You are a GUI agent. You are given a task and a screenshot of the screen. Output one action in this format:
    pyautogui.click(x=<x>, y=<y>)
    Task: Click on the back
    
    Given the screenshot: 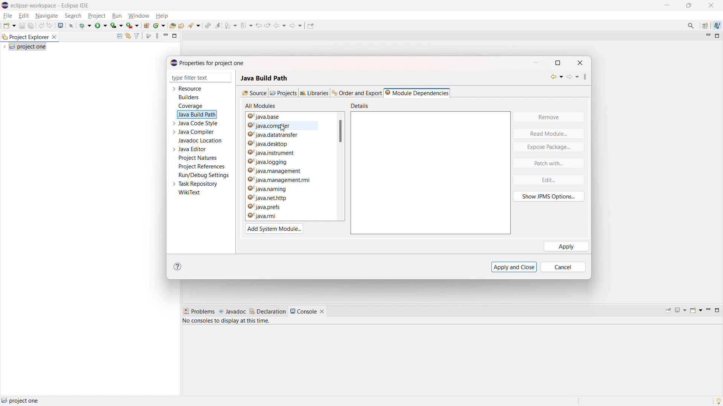 What is the action you would take?
    pyautogui.click(x=280, y=25)
    